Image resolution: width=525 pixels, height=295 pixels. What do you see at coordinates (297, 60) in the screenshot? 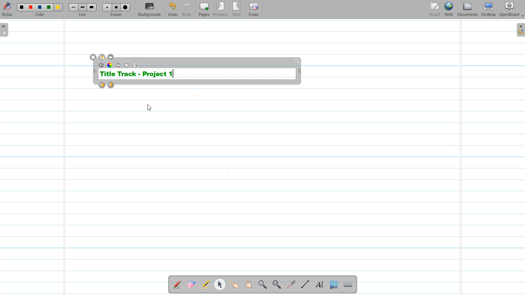
I see `Rotate Text window` at bounding box center [297, 60].